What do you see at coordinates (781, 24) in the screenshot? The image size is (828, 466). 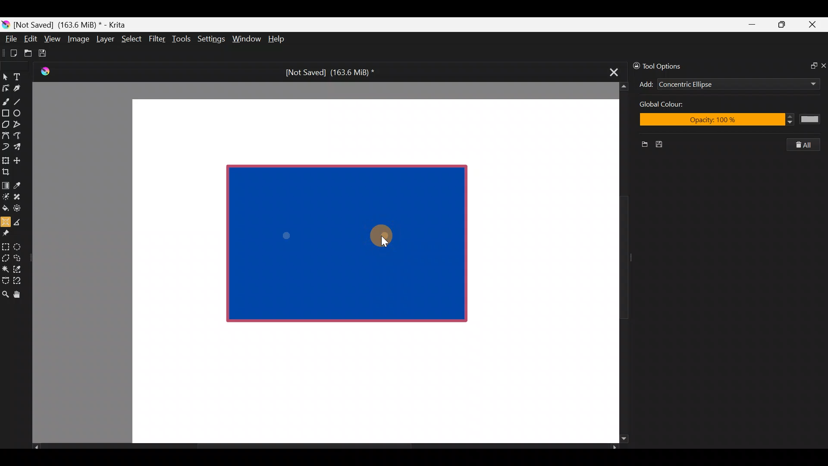 I see `Maximize` at bounding box center [781, 24].